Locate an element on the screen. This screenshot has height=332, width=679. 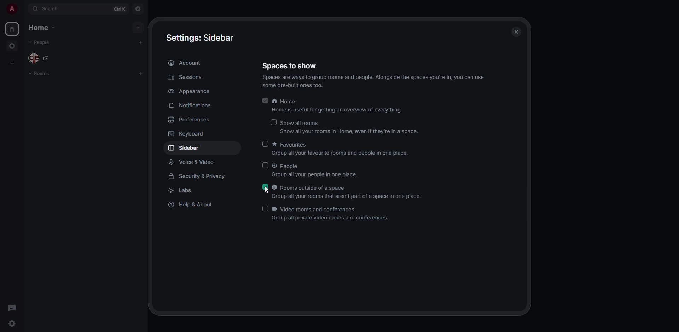
ctrl K is located at coordinates (120, 8).